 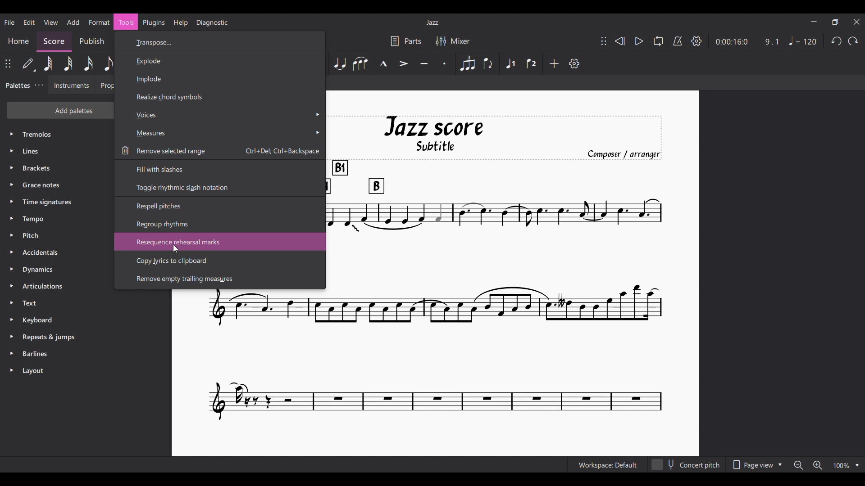 I want to click on Remove selected range, so click(x=220, y=150).